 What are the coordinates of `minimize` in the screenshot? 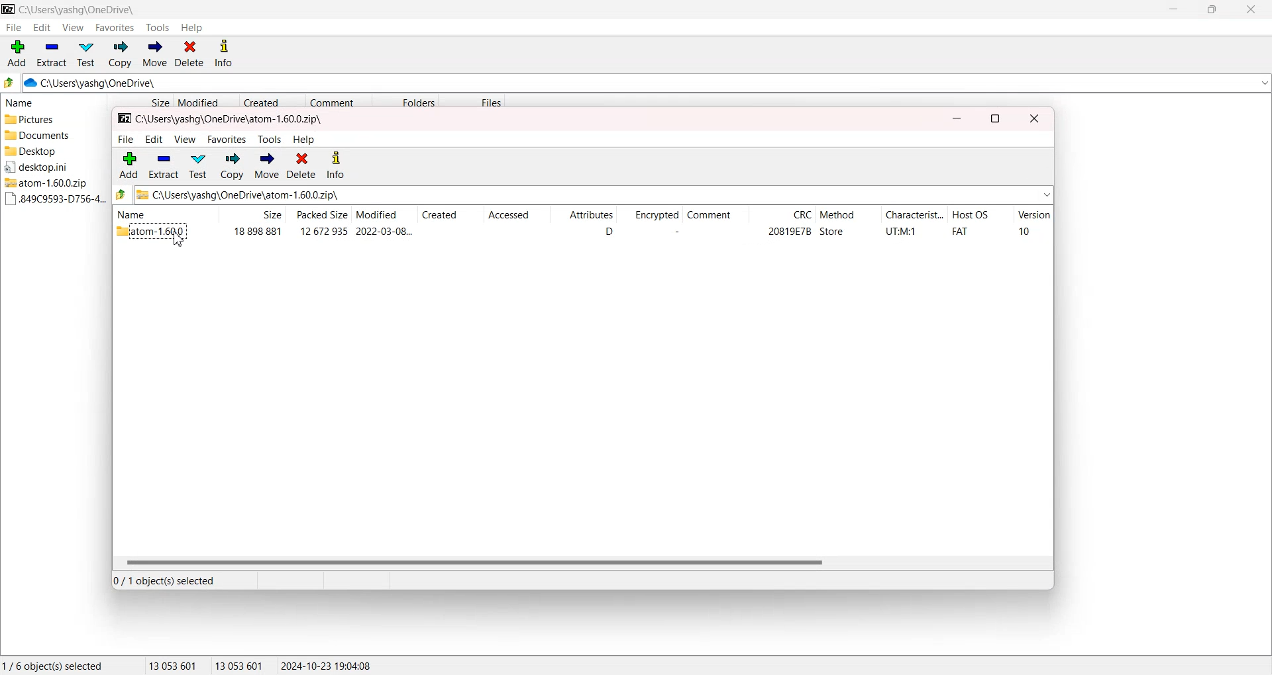 It's located at (957, 119).